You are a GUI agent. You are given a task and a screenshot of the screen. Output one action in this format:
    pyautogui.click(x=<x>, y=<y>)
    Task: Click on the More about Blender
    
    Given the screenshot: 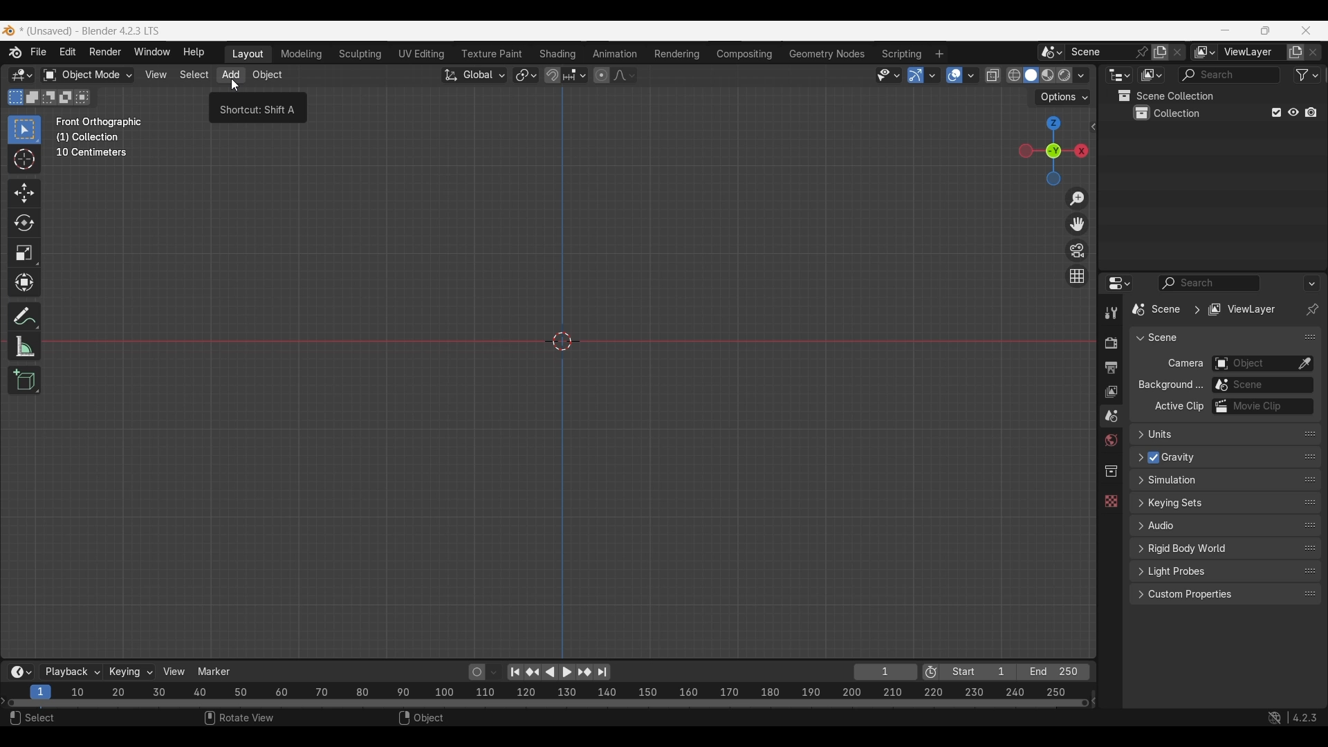 What is the action you would take?
    pyautogui.click(x=16, y=53)
    